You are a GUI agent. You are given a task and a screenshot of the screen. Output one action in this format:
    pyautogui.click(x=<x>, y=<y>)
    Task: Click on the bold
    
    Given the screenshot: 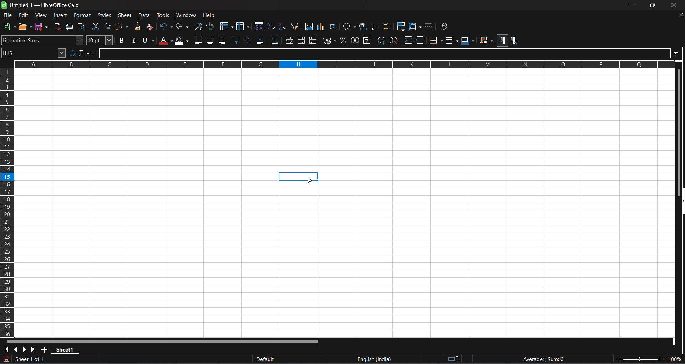 What is the action you would take?
    pyautogui.click(x=122, y=41)
    